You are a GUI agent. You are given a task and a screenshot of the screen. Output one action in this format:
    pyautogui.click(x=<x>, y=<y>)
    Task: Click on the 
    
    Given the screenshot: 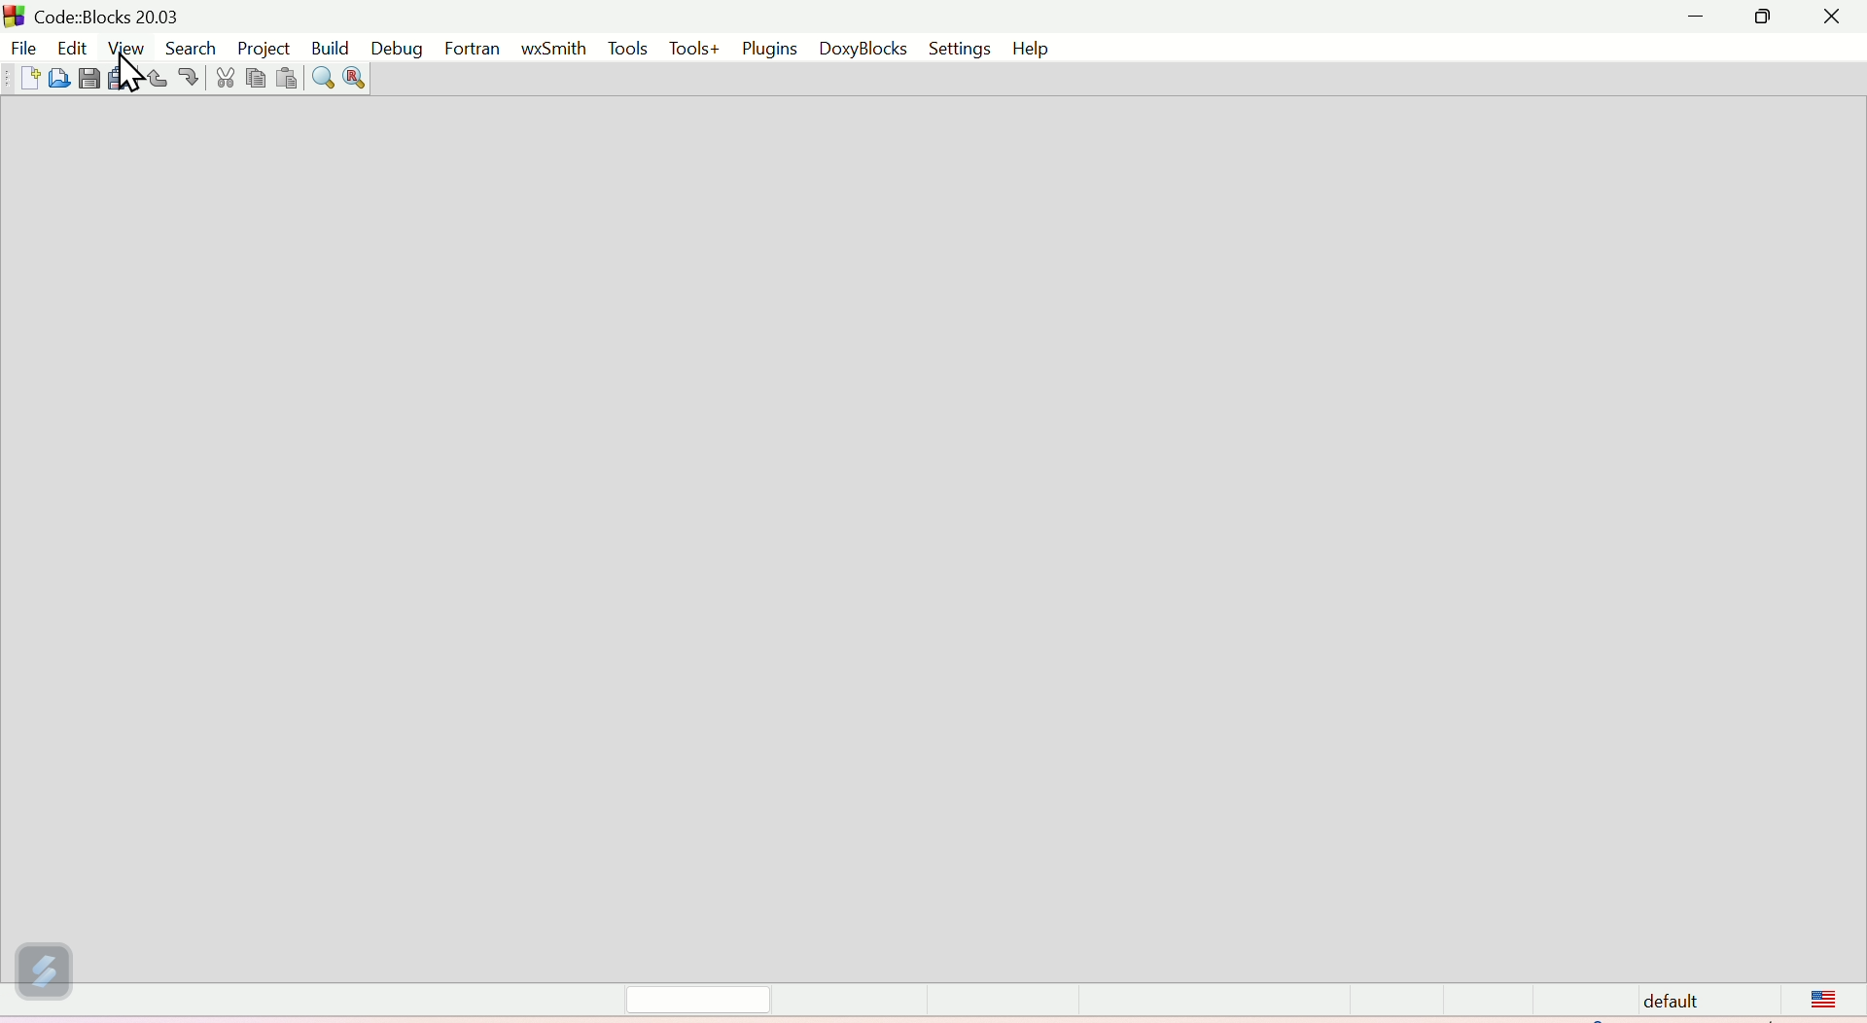 What is the action you would take?
    pyautogui.click(x=59, y=84)
    